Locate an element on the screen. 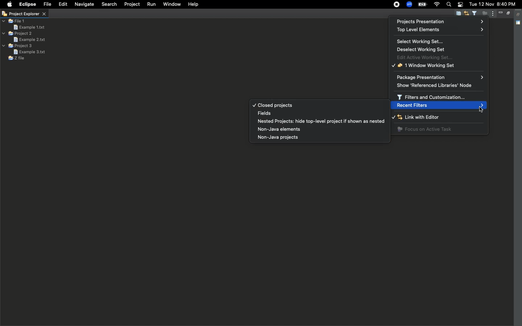  Recent filters is located at coordinates (440, 105).